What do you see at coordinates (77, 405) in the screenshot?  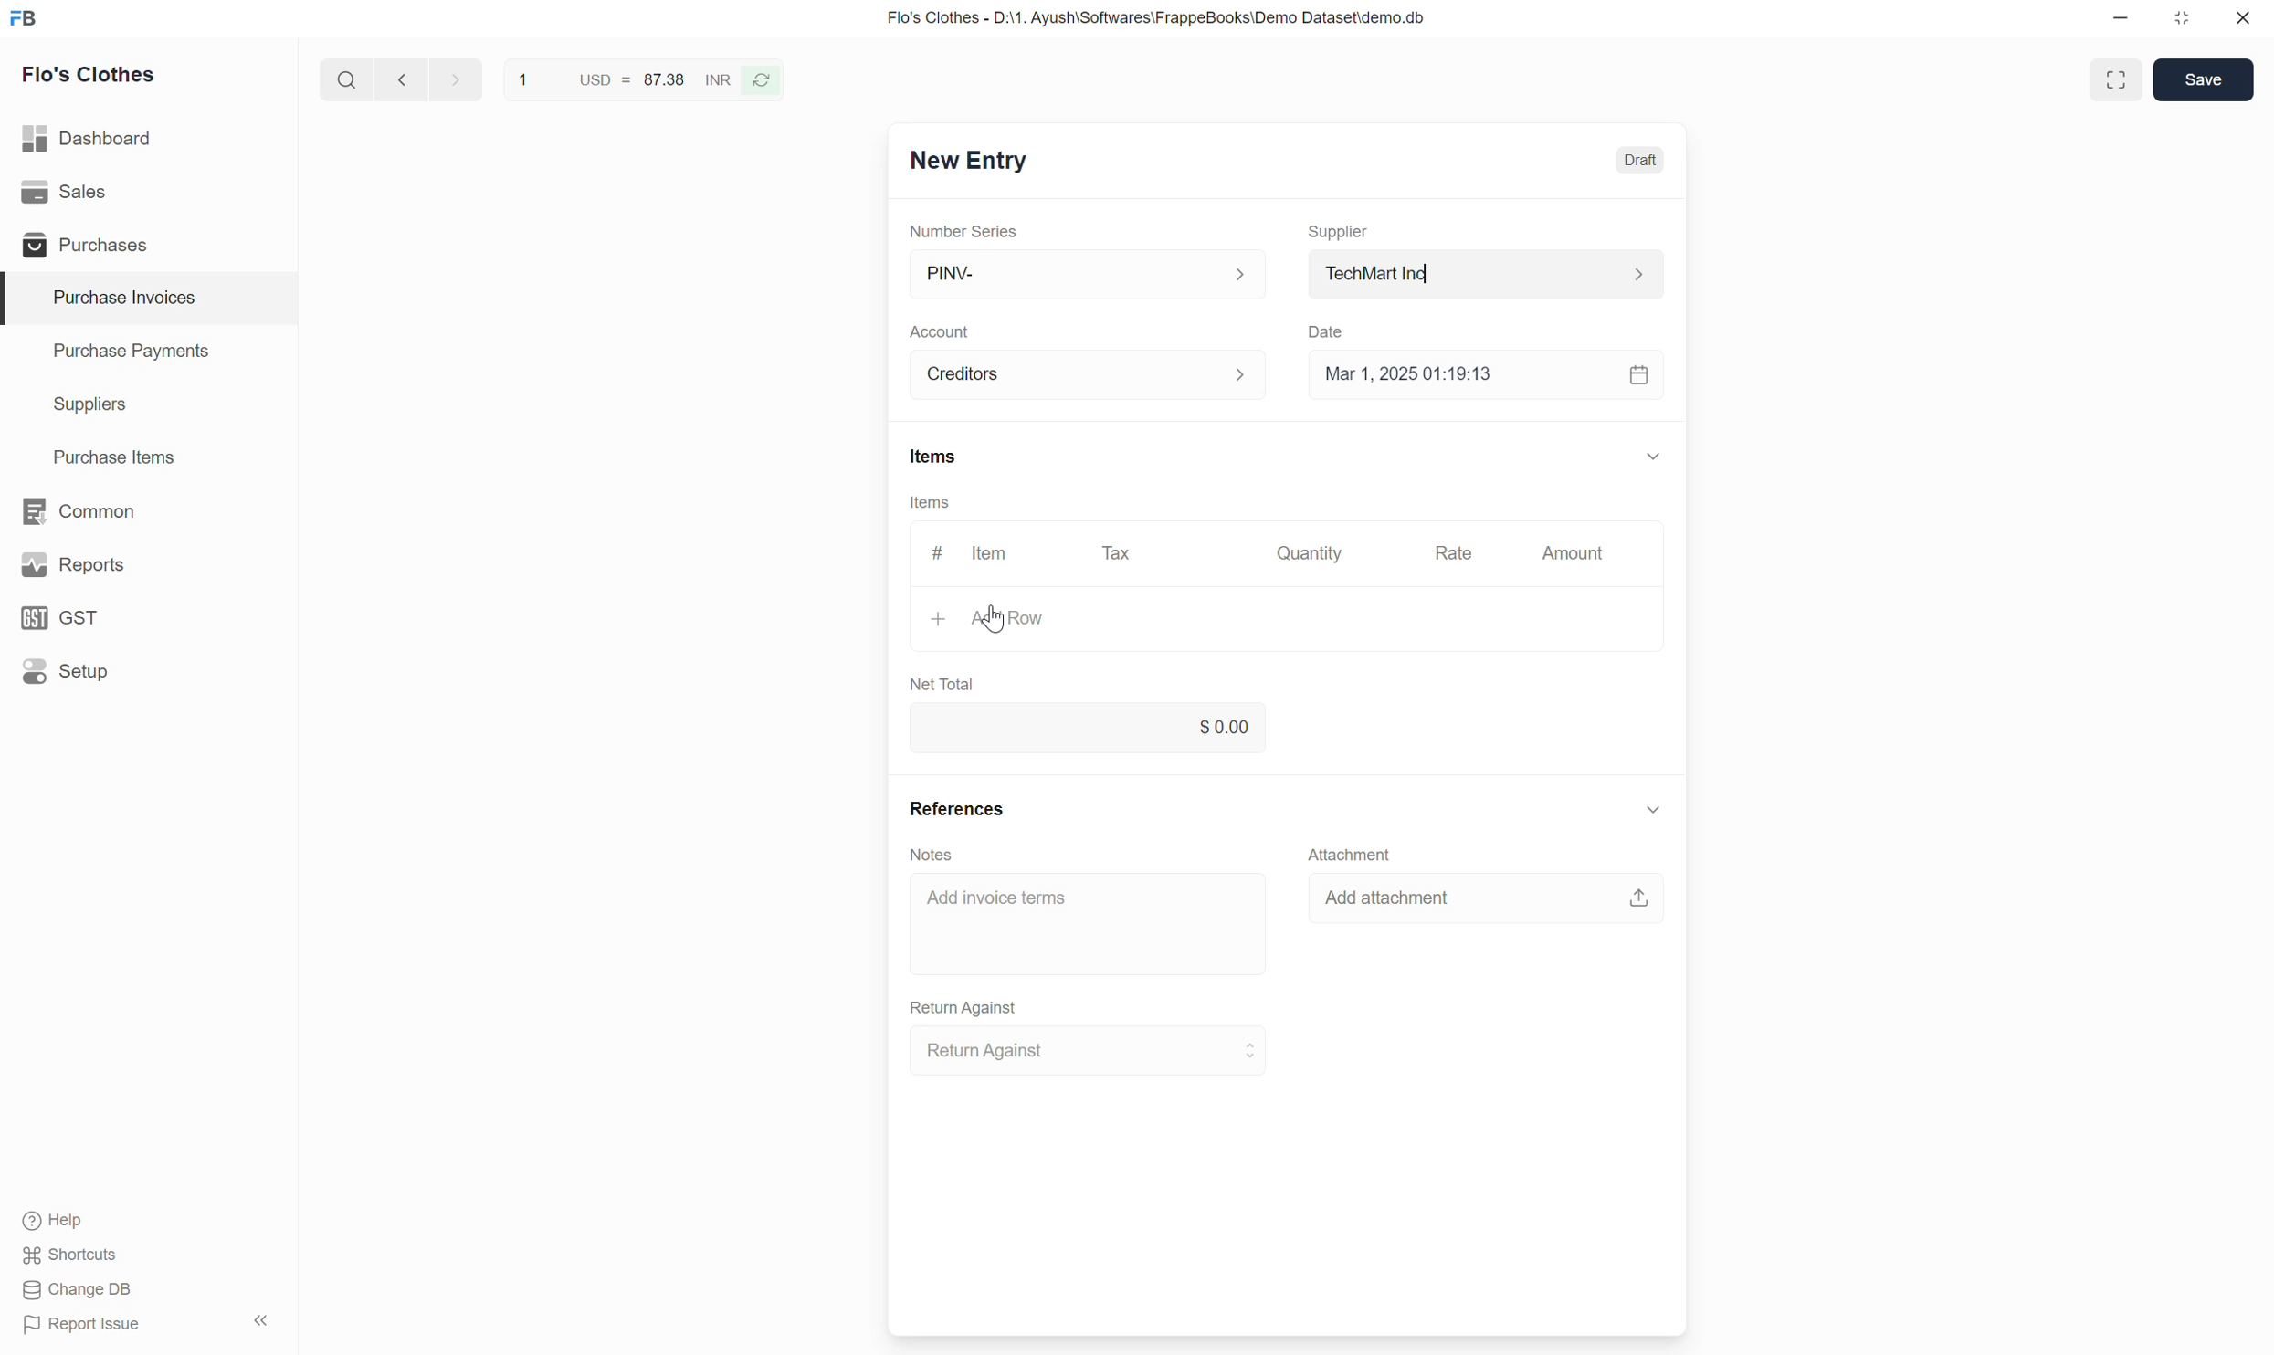 I see `Suppliers` at bounding box center [77, 405].